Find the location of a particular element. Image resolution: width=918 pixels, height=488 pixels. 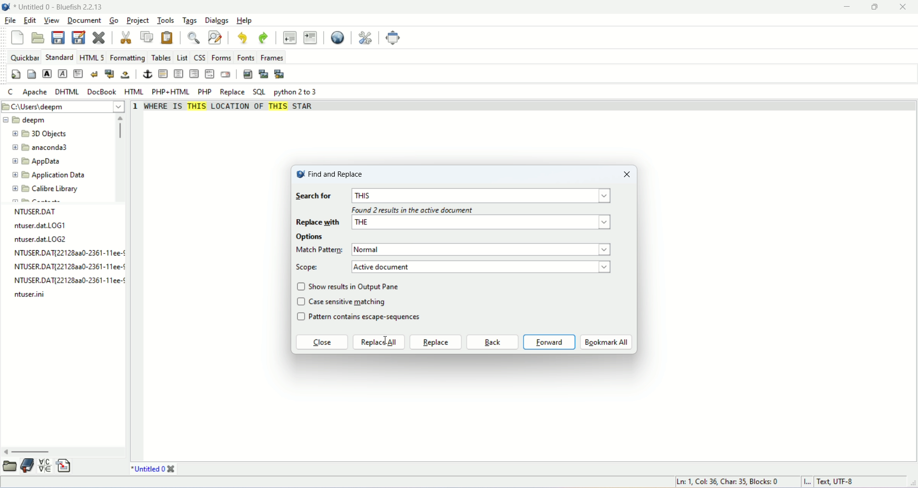

emphasis is located at coordinates (62, 74).